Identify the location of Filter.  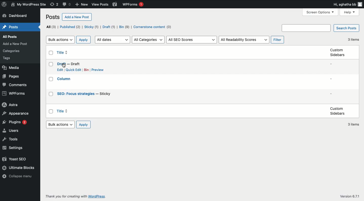
(277, 40).